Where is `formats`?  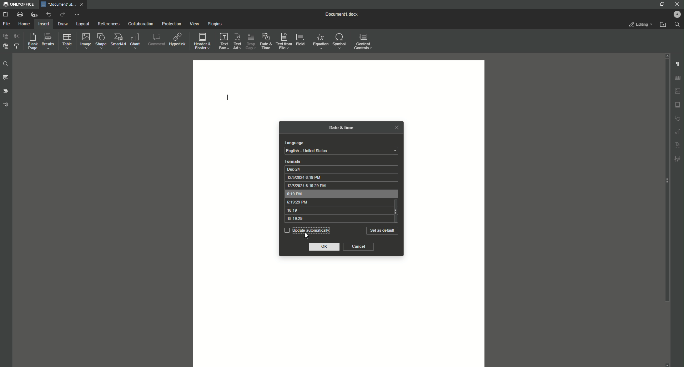 formats is located at coordinates (293, 161).